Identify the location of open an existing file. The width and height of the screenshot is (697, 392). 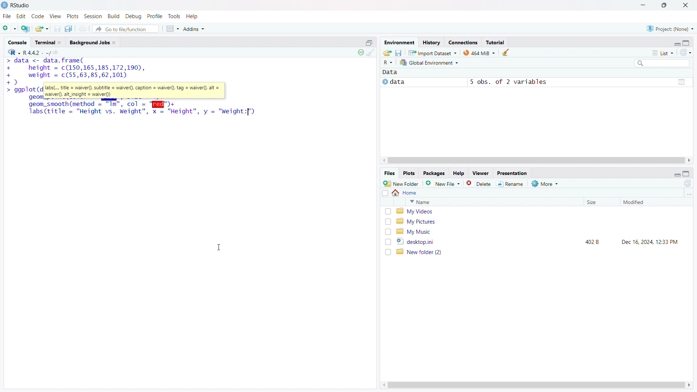
(42, 28).